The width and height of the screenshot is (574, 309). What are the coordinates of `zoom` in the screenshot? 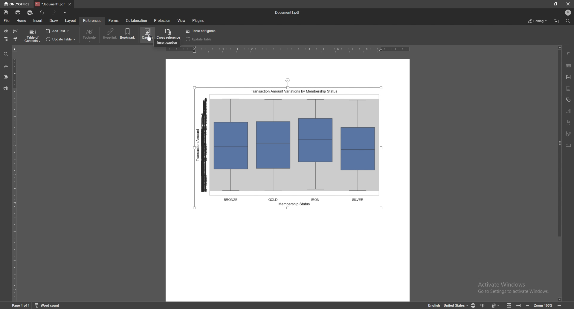 It's located at (543, 305).